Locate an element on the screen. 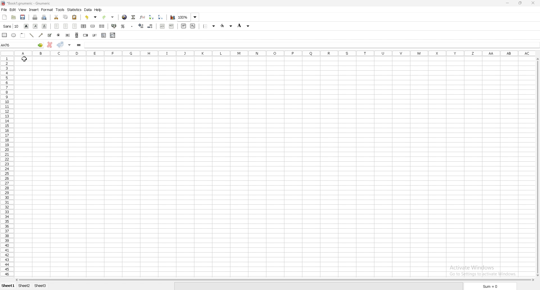  paste is located at coordinates (74, 17).